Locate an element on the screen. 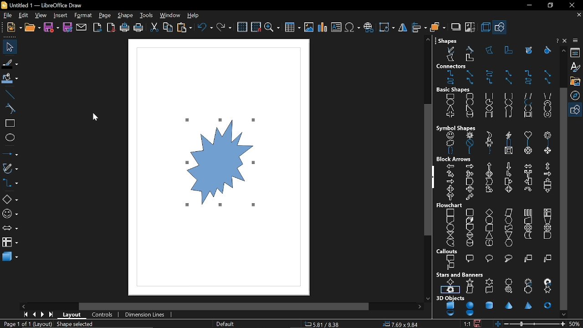  Untitled 1 - LibreOffice Draw is located at coordinates (43, 5).